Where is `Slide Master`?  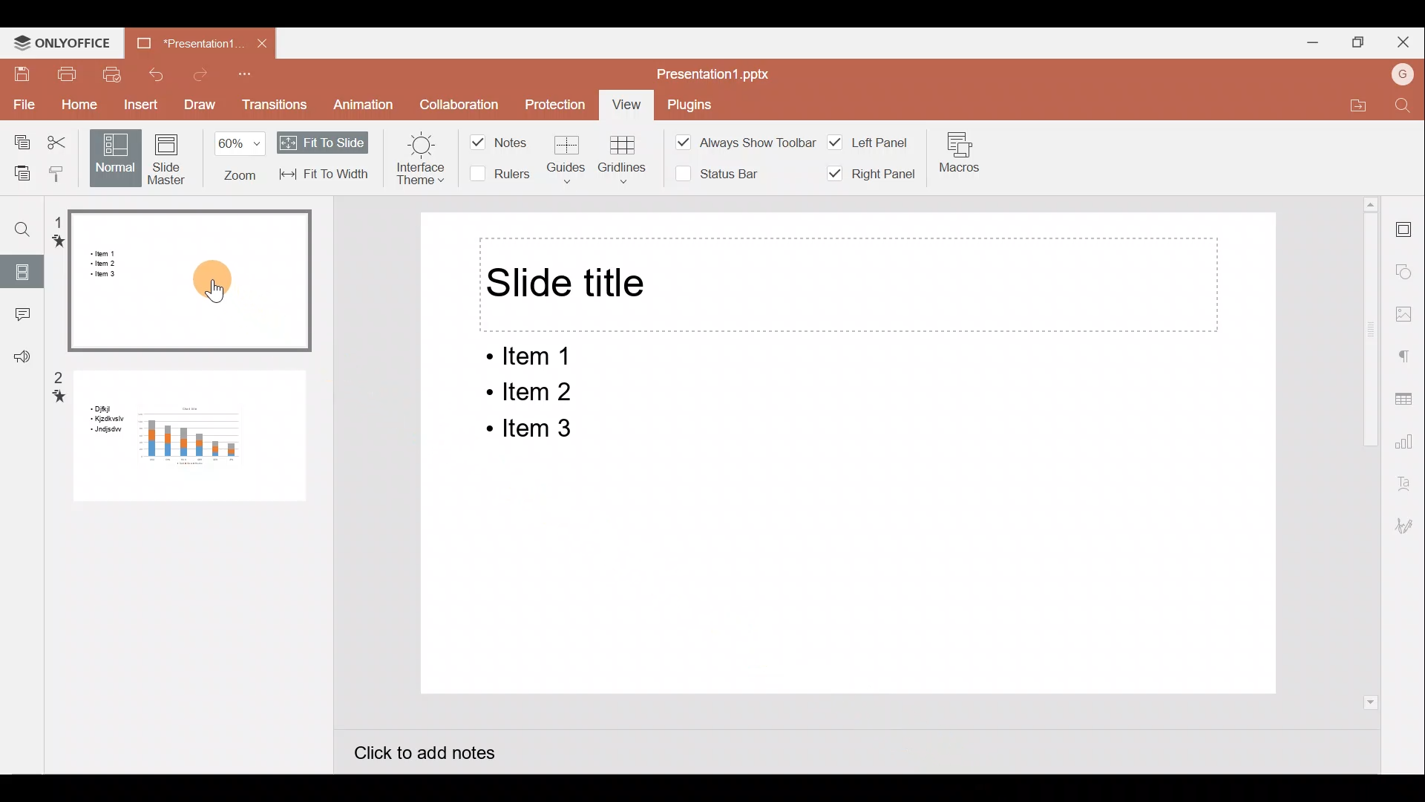 Slide Master is located at coordinates (166, 157).